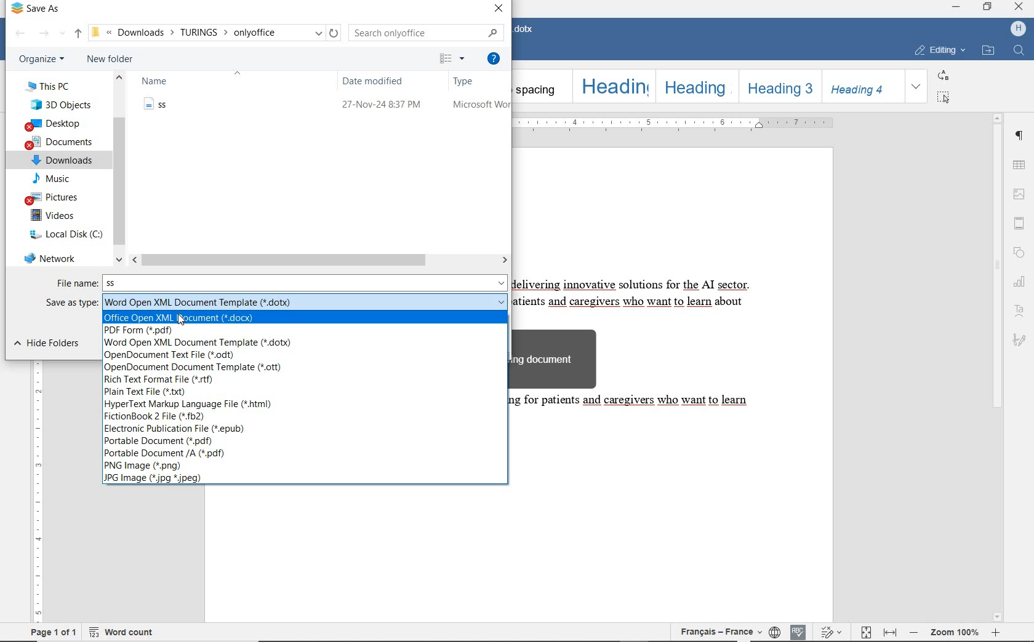 The height and width of the screenshot is (642, 1034). What do you see at coordinates (1020, 309) in the screenshot?
I see `TEXT ART` at bounding box center [1020, 309].